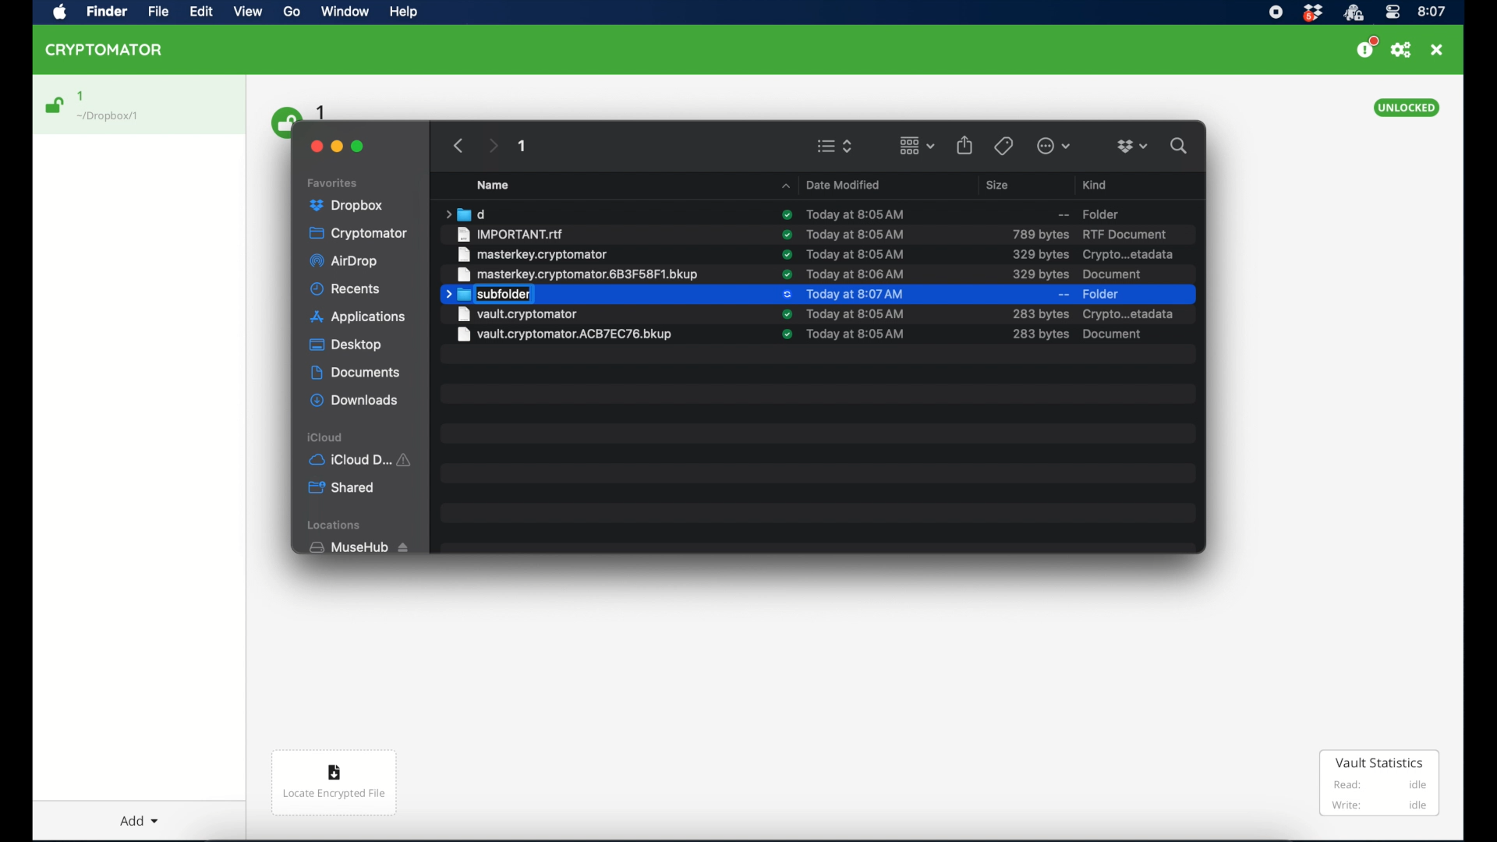 The image size is (1497, 842). I want to click on document, so click(1131, 313).